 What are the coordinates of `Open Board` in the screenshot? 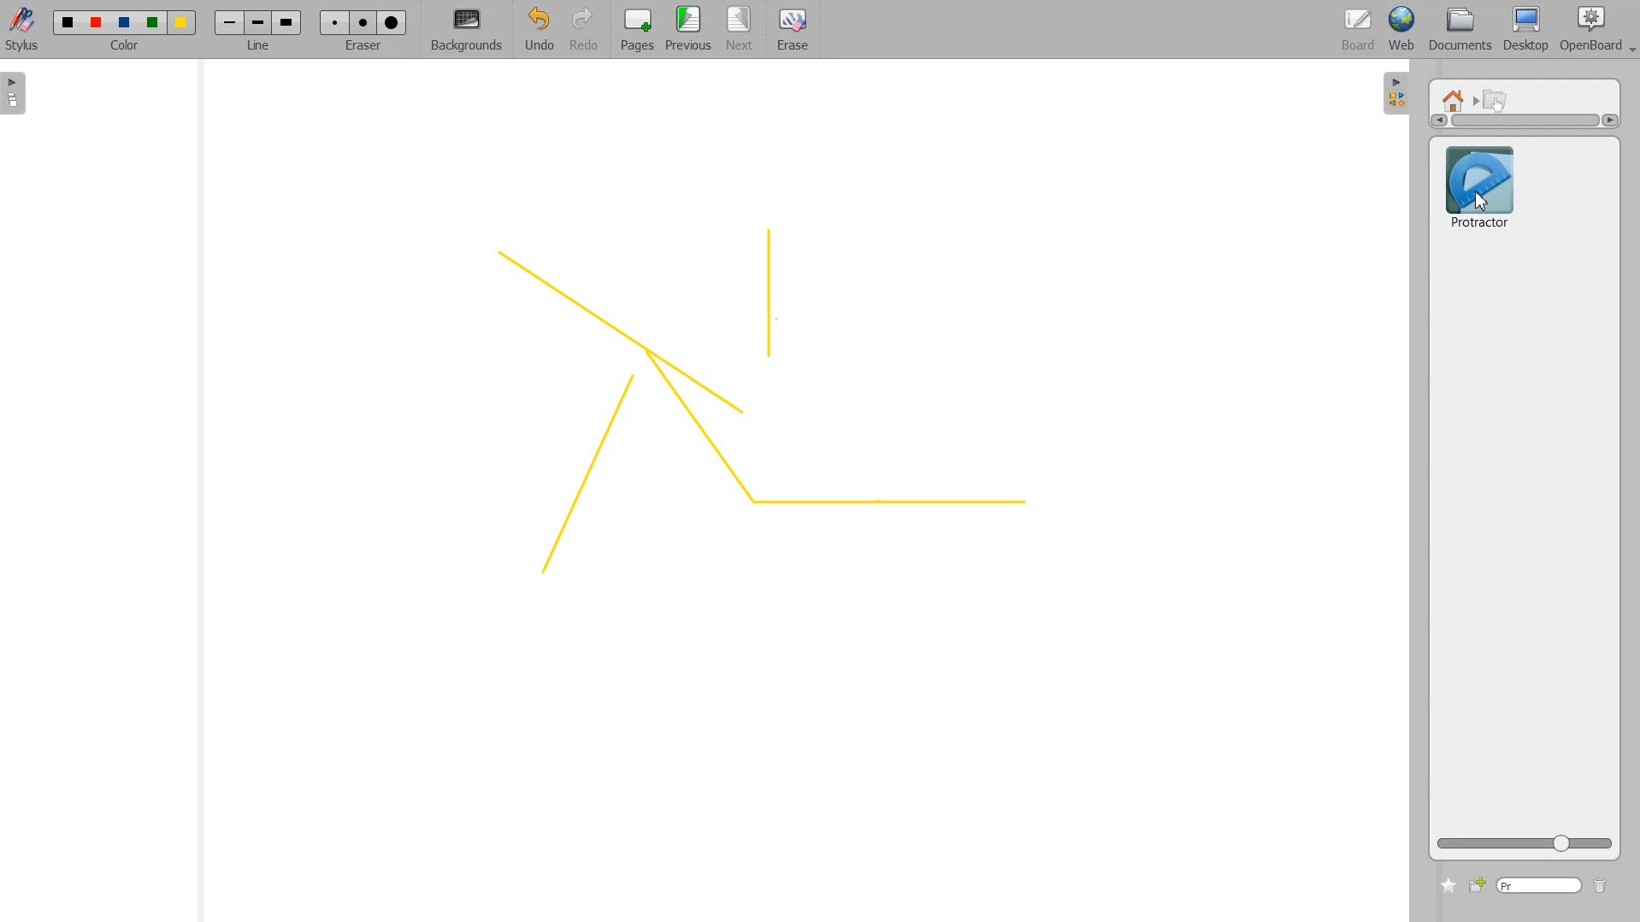 It's located at (1597, 30).